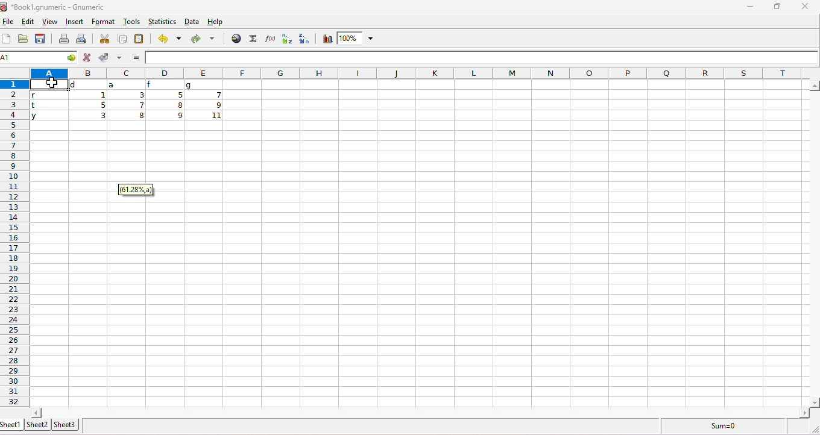 Image resolution: width=820 pixels, height=435 pixels. What do you see at coordinates (13, 243) in the screenshot?
I see `row numbers` at bounding box center [13, 243].